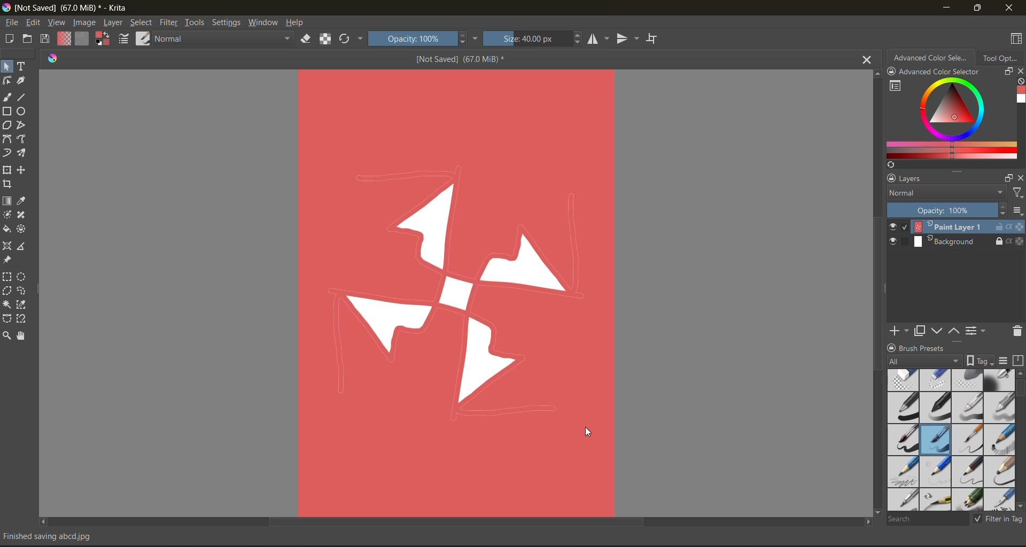 This screenshot has height=547, width=1026. I want to click on opacity, so click(954, 211).